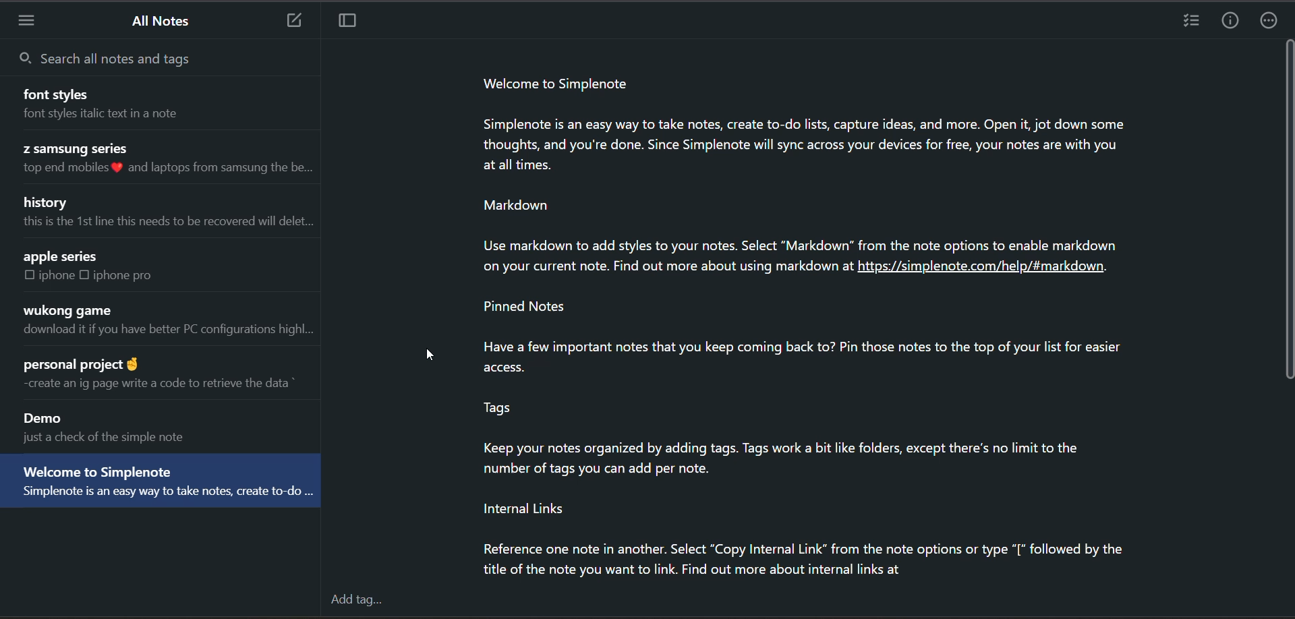 The image size is (1295, 619). Describe the element at coordinates (71, 254) in the screenshot. I see `apple series` at that location.